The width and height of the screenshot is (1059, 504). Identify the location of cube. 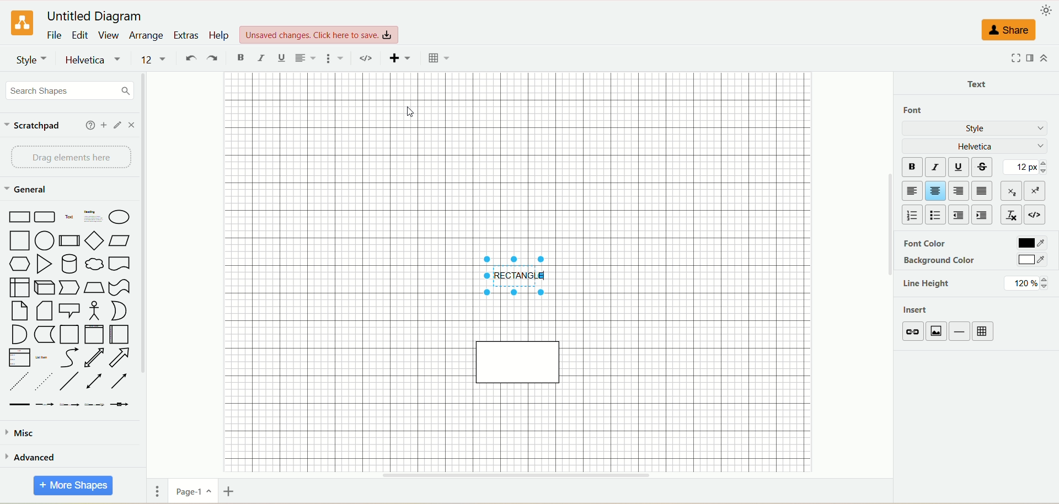
(46, 287).